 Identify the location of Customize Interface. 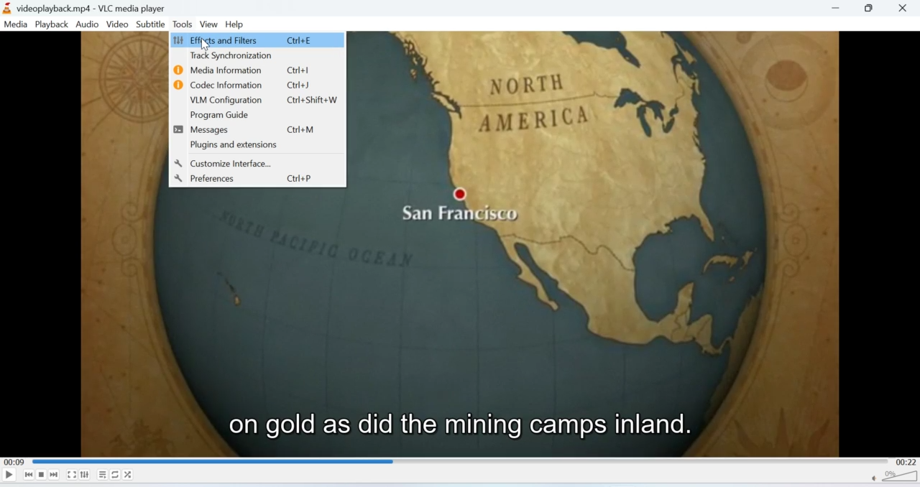
(231, 164).